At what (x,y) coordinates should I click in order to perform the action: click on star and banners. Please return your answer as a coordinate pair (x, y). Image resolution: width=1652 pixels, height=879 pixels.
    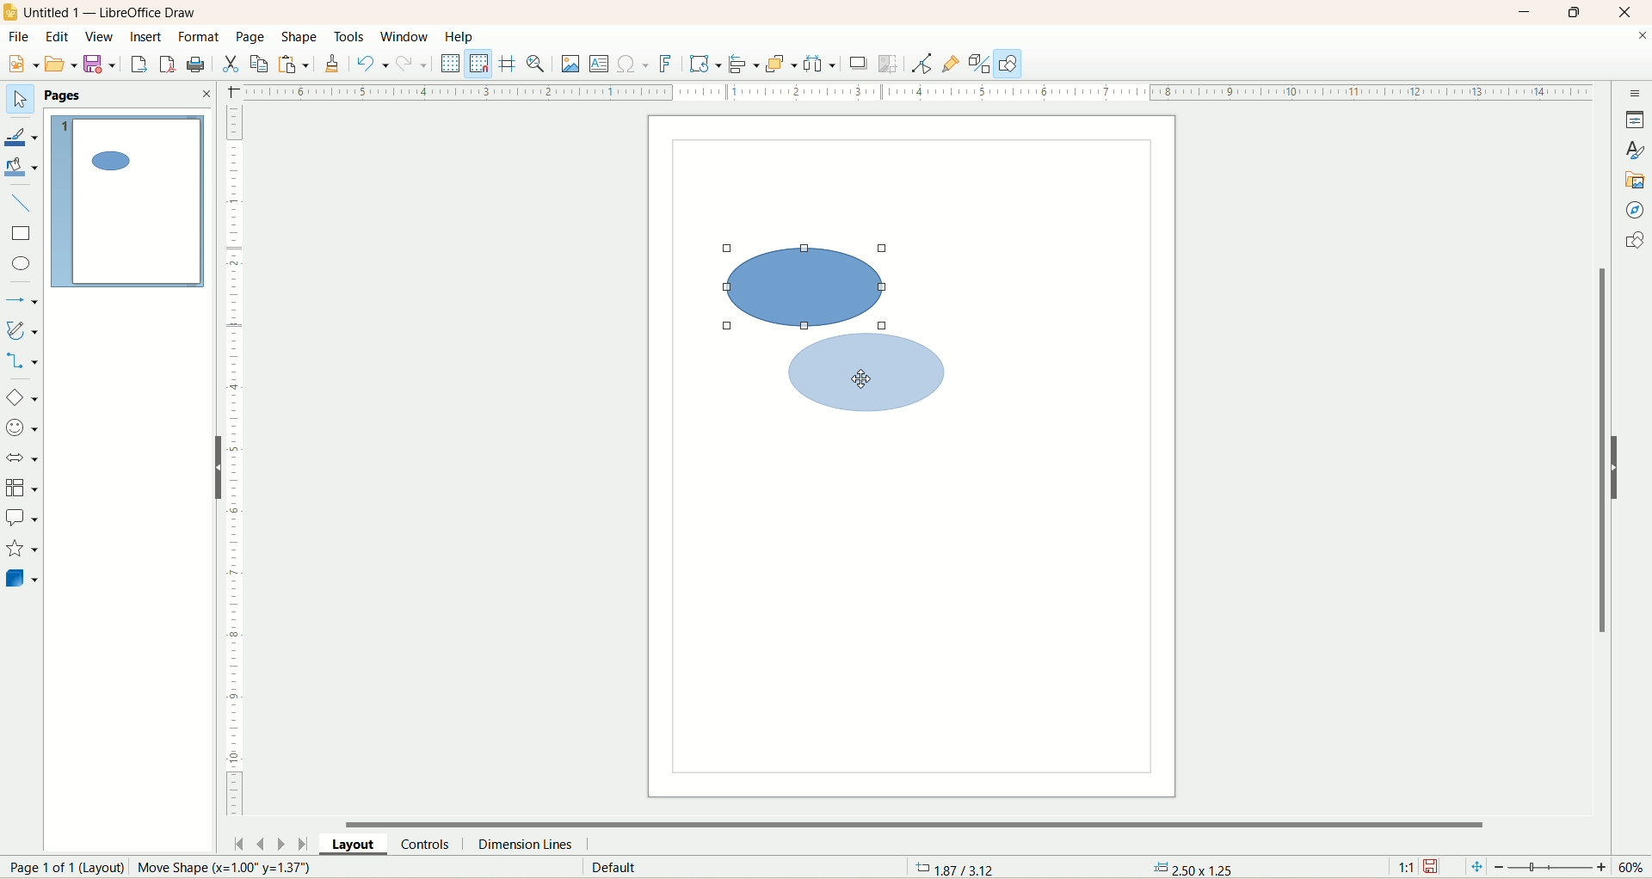
    Looking at the image, I should click on (21, 548).